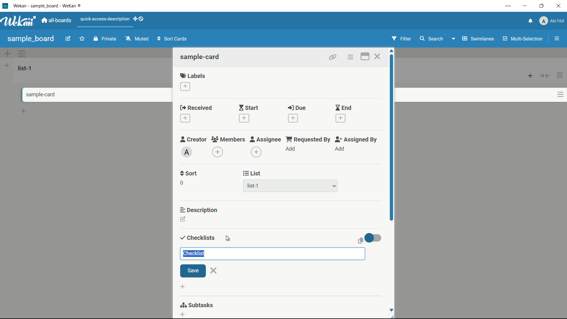  I want to click on collapse, so click(545, 76).